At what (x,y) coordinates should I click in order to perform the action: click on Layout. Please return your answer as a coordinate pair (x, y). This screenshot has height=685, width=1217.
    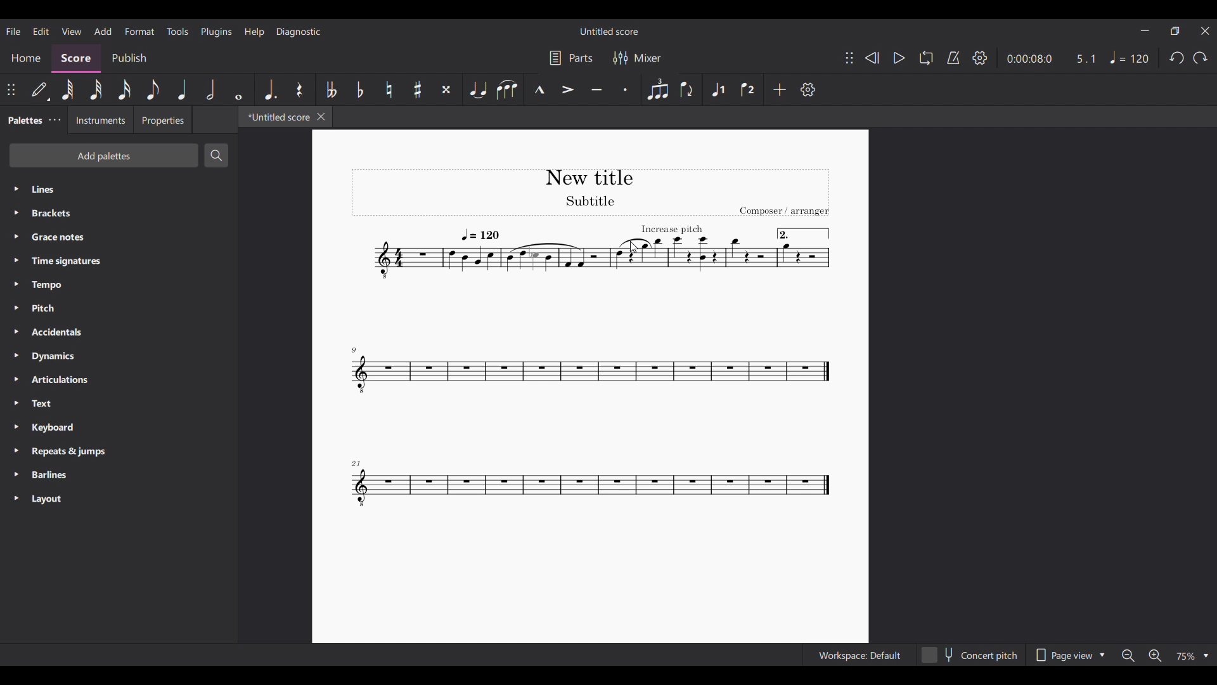
    Looking at the image, I should click on (119, 499).